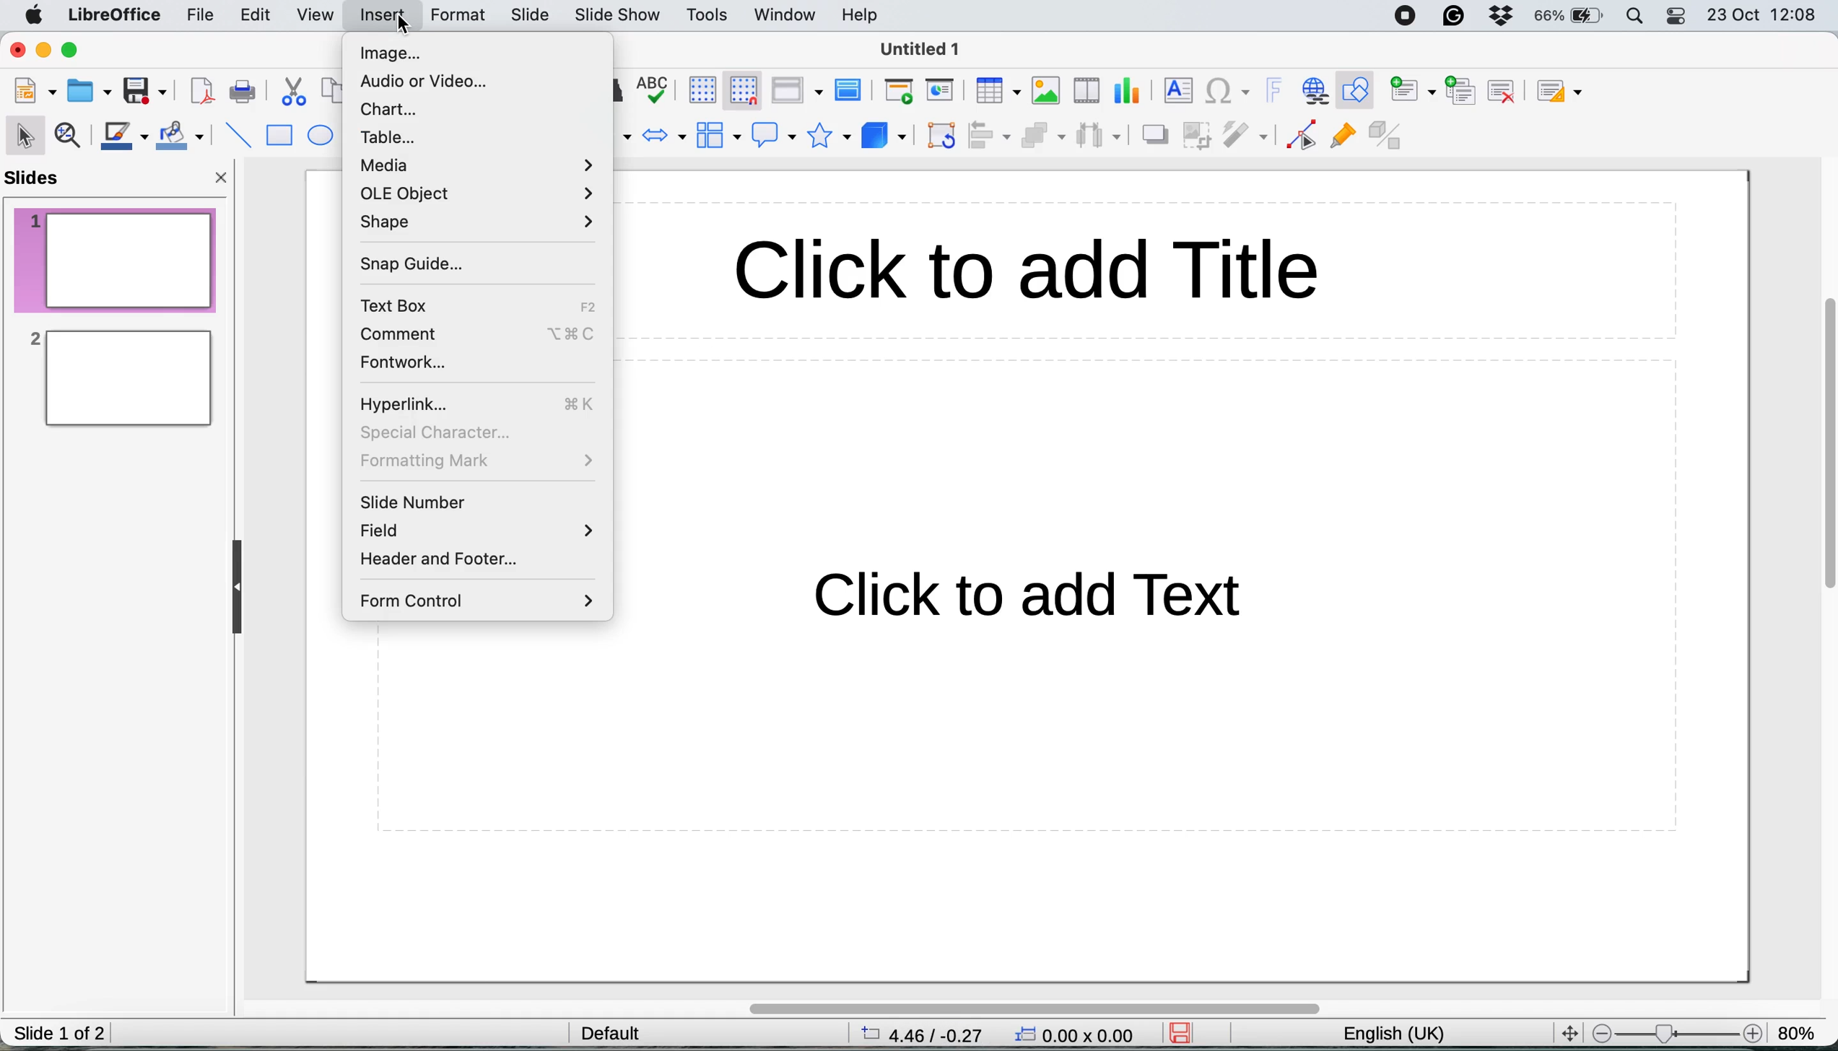 The height and width of the screenshot is (1051, 1838). I want to click on start from first slide, so click(899, 92).